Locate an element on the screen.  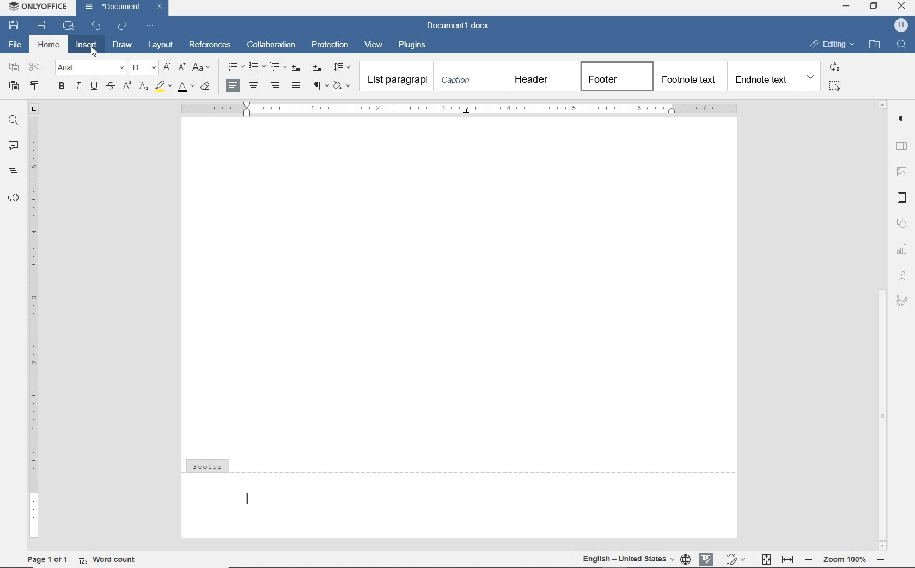
increase indent is located at coordinates (317, 66).